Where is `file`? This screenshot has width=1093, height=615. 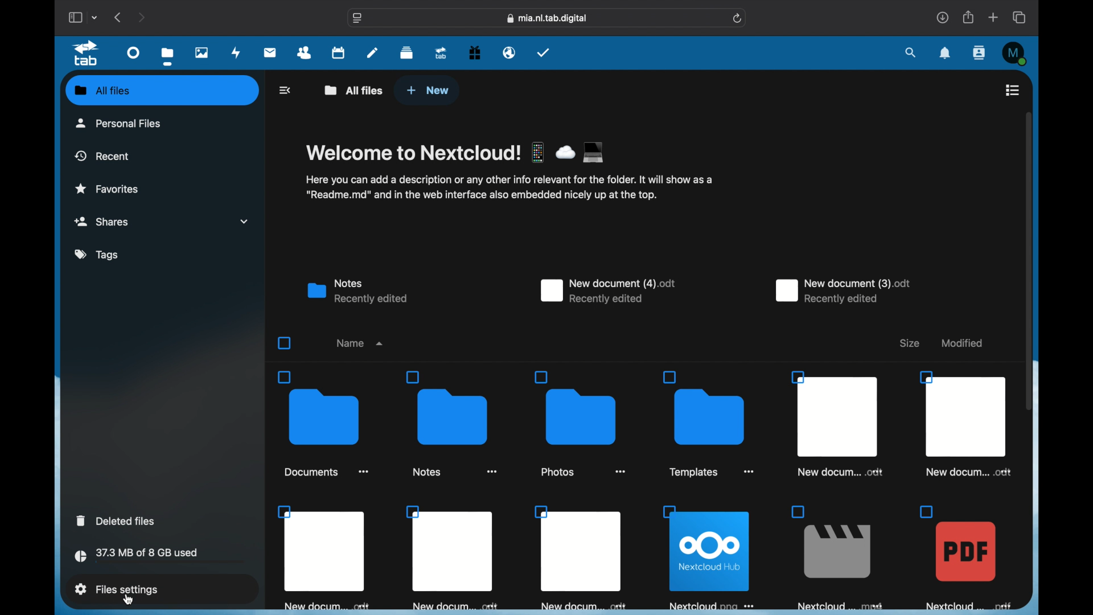
file is located at coordinates (451, 423).